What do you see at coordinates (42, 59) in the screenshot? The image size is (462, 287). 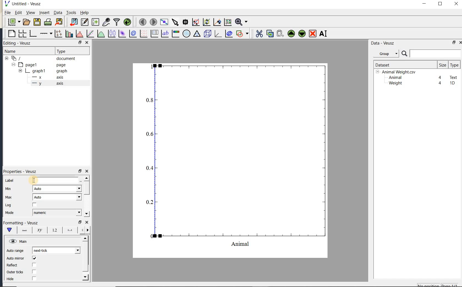 I see `document` at bounding box center [42, 59].